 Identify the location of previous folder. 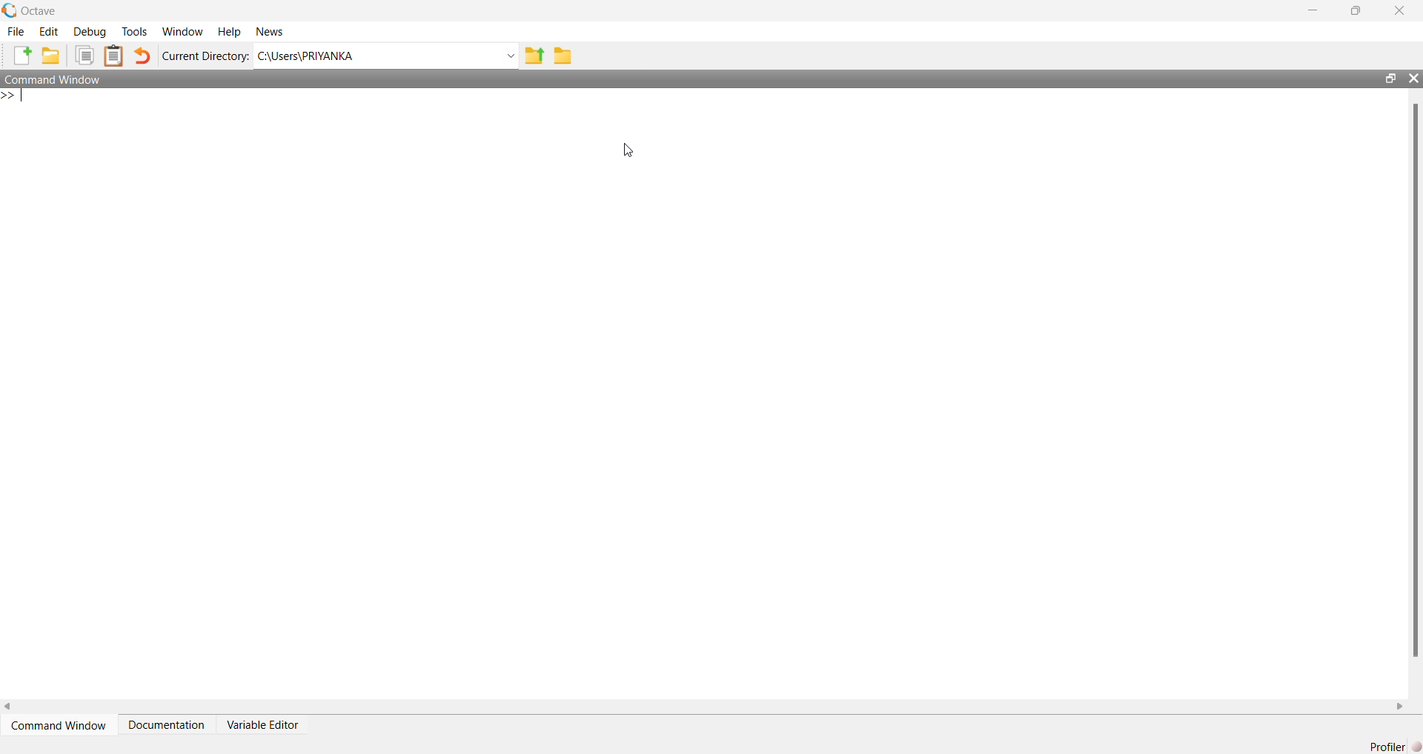
(534, 57).